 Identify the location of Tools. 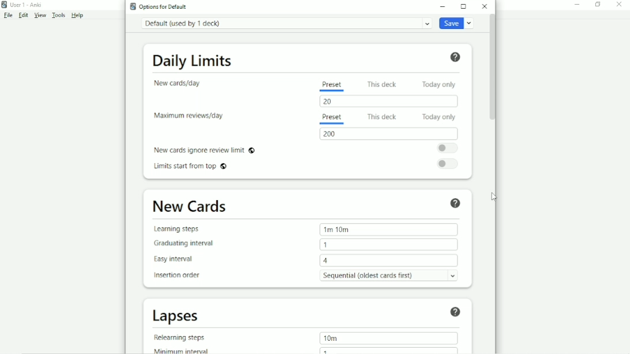
(58, 15).